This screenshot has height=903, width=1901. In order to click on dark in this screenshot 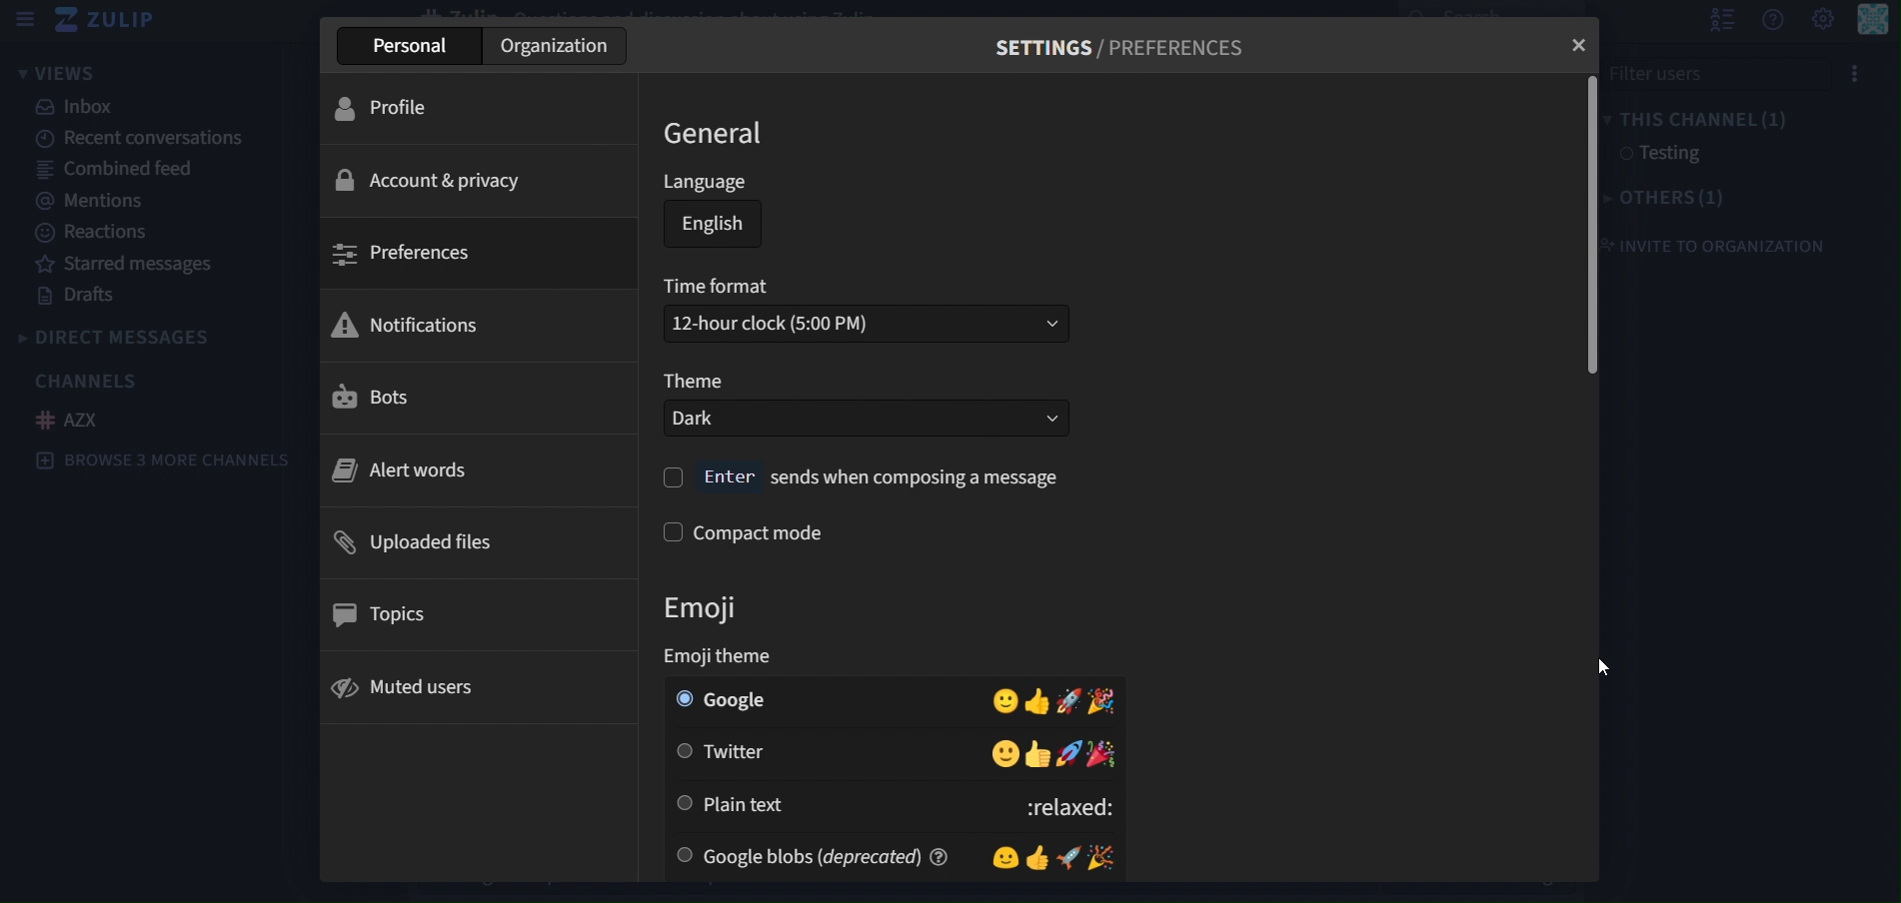, I will do `click(867, 418)`.